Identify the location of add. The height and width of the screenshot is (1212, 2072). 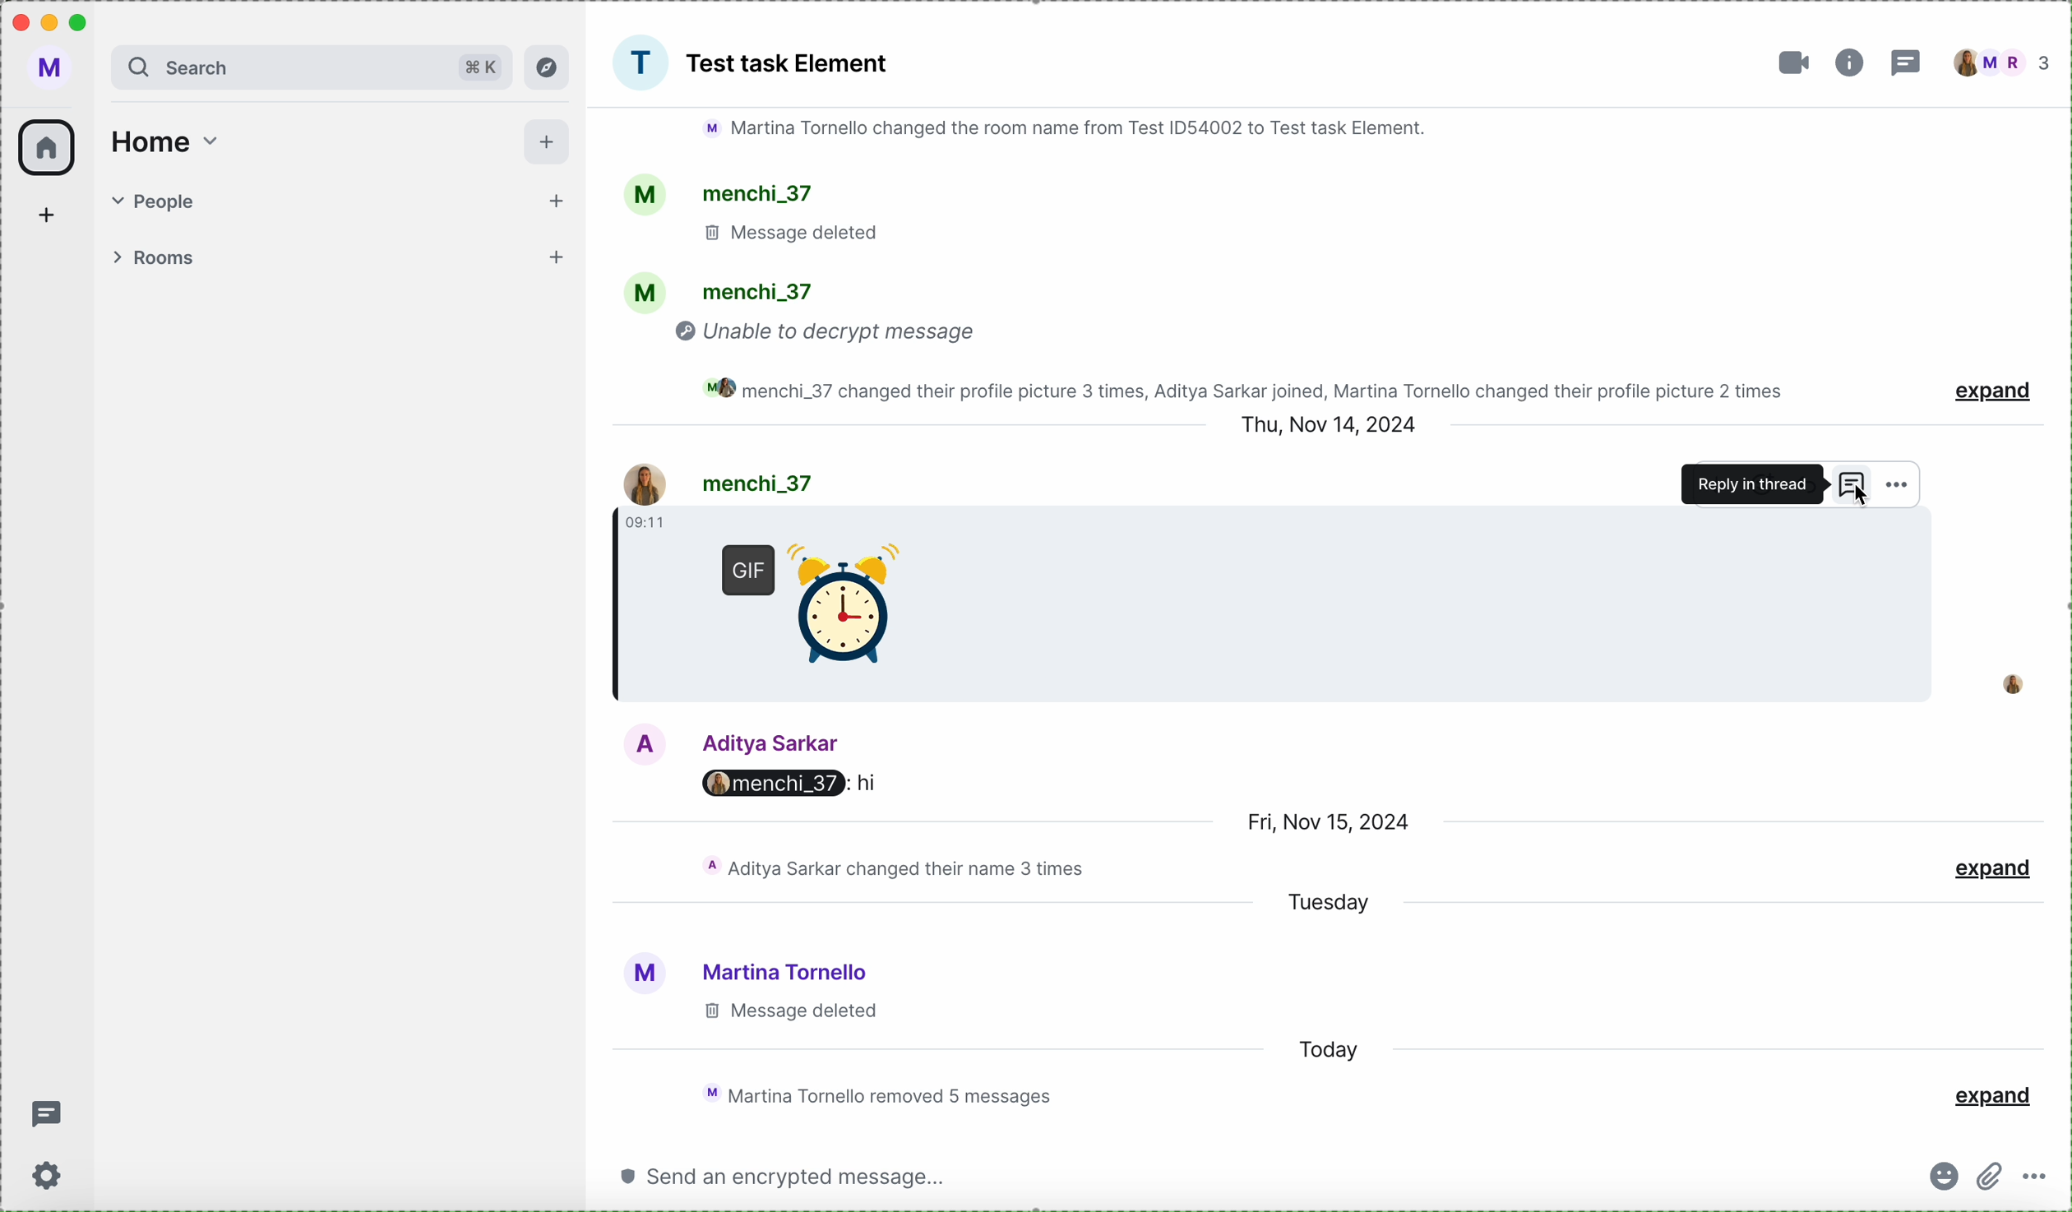
(548, 142).